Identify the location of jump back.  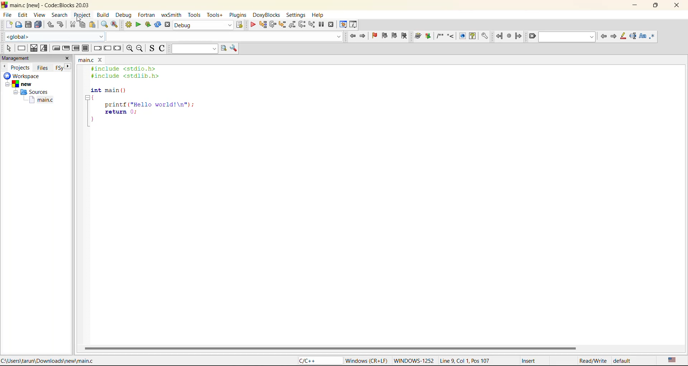
(352, 37).